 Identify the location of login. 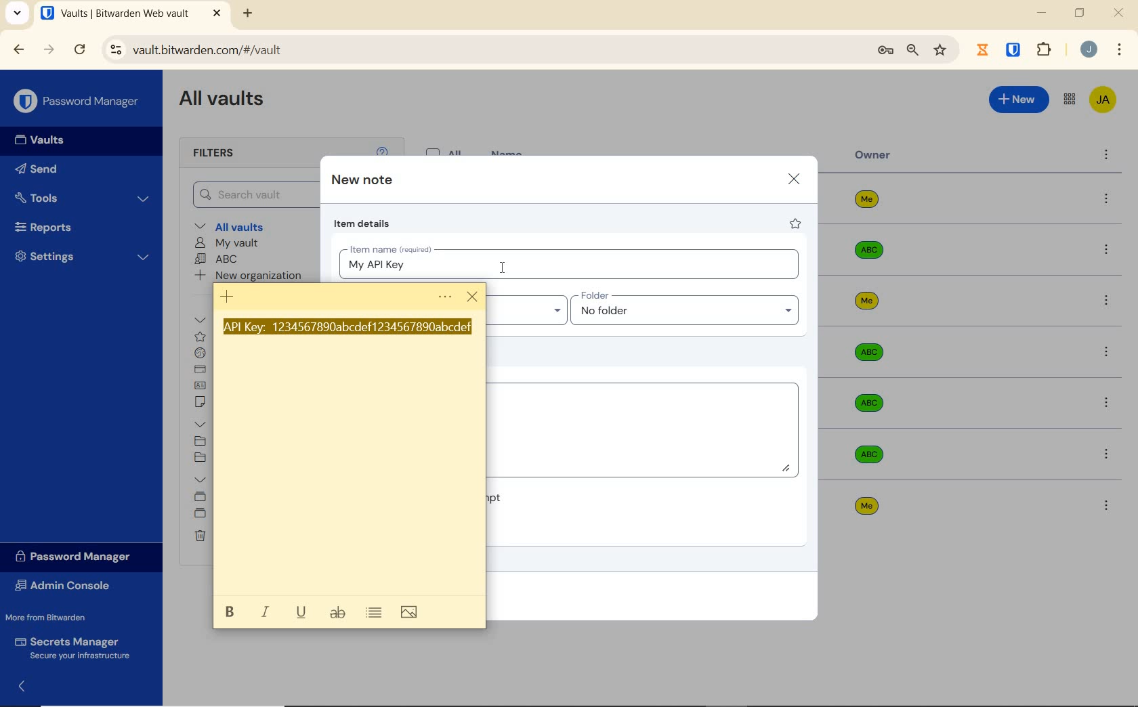
(201, 354).